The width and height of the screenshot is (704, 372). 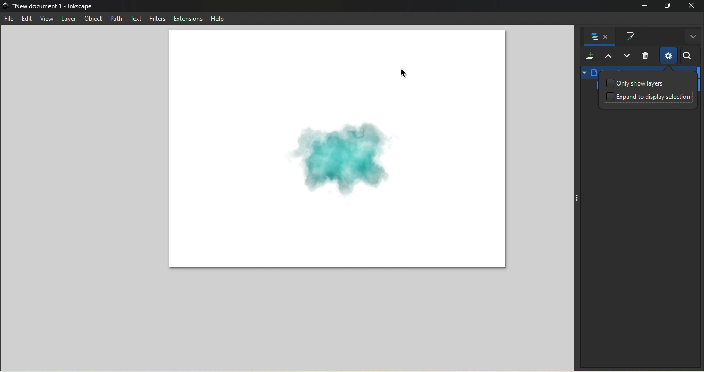 What do you see at coordinates (46, 18) in the screenshot?
I see `View` at bounding box center [46, 18].